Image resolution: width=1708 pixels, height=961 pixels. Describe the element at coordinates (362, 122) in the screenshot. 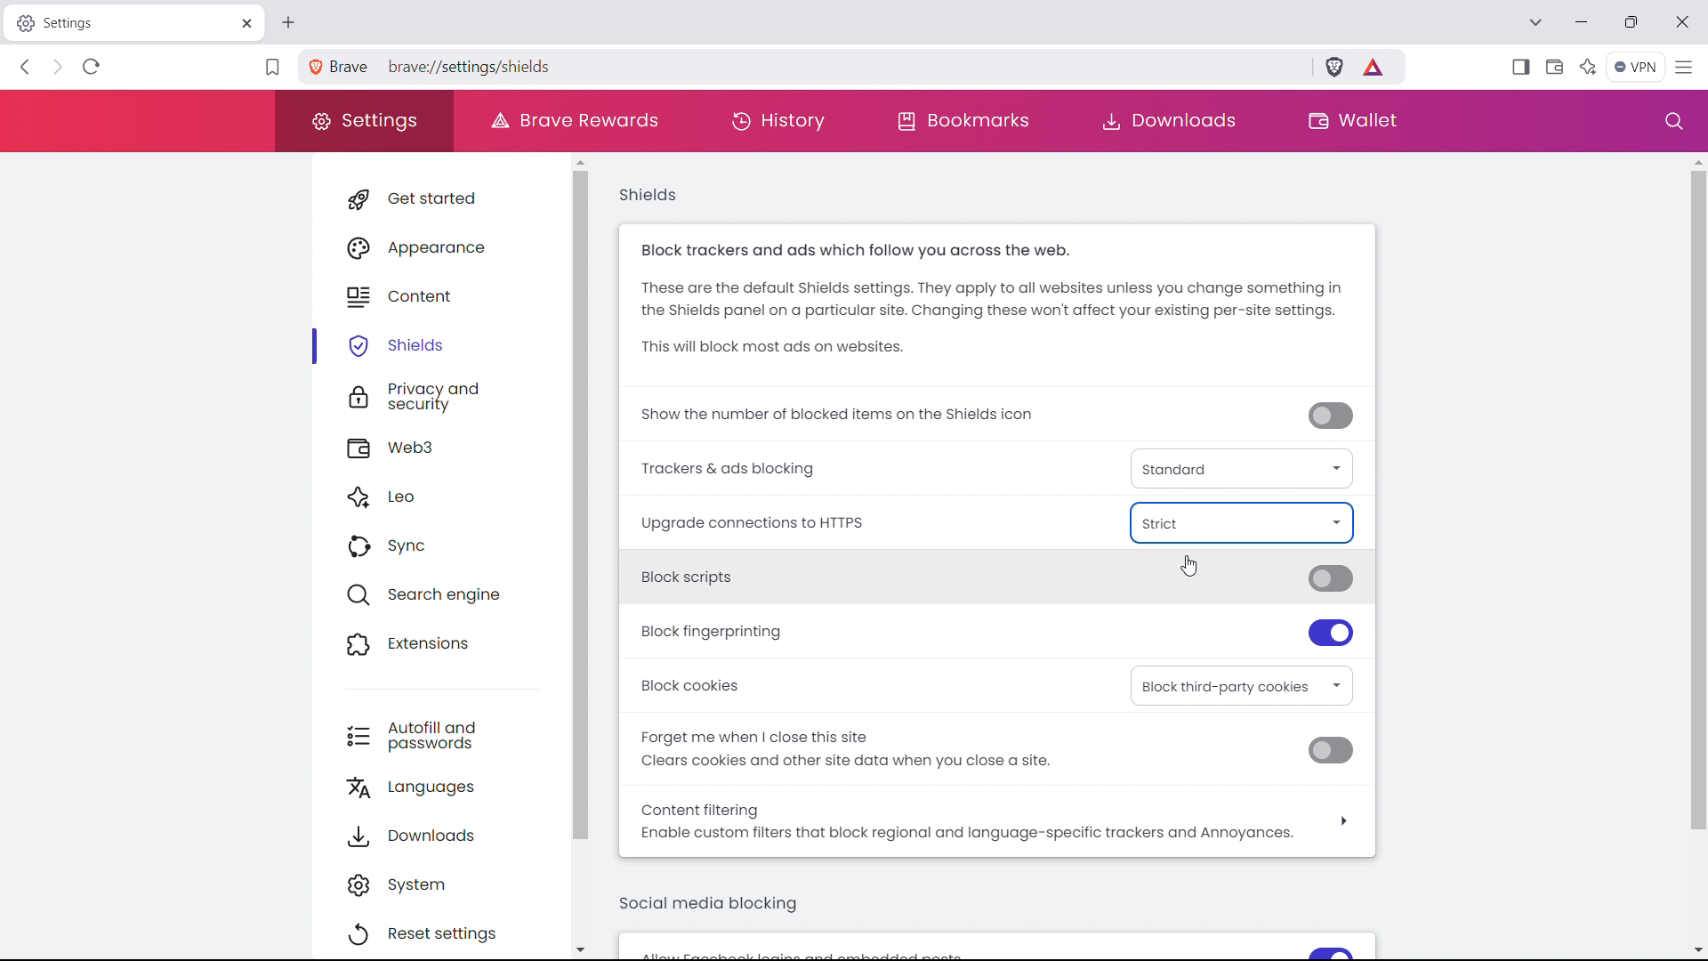

I see `settings` at that location.